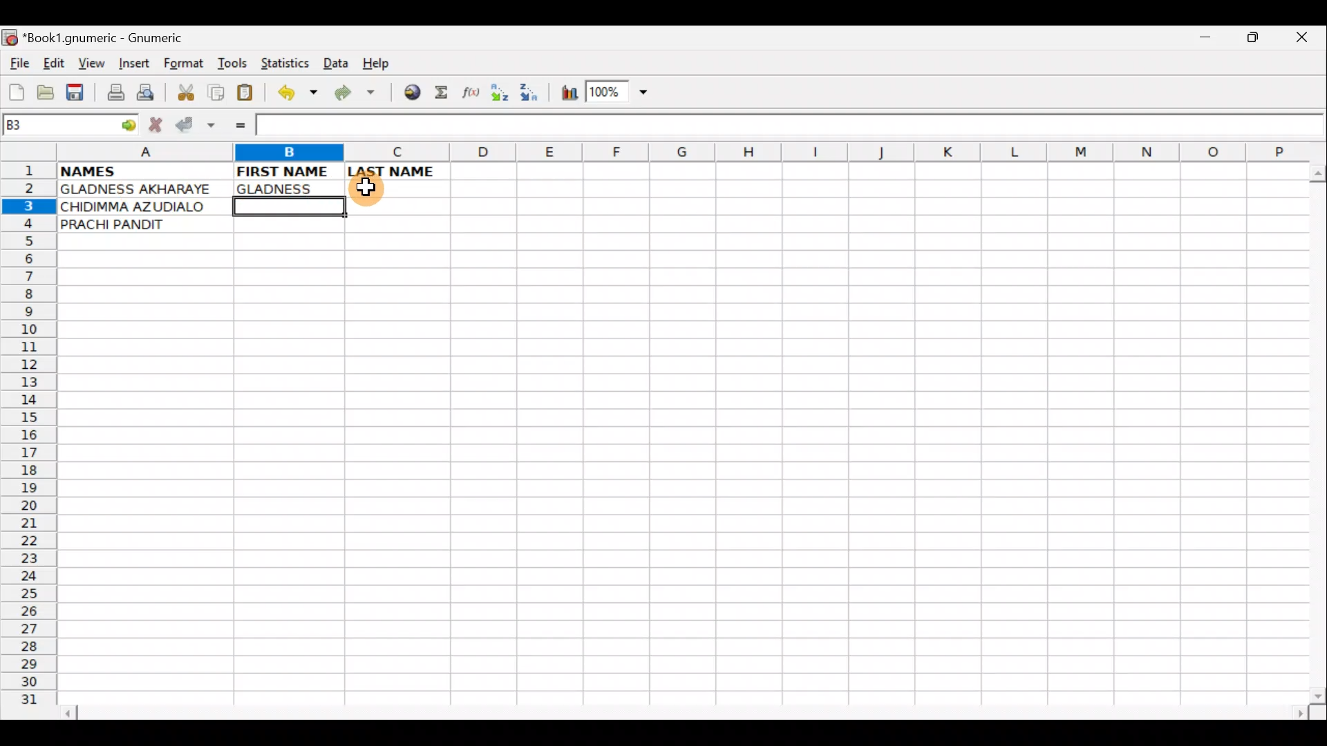 This screenshot has width=1327, height=746. What do you see at coordinates (10, 39) in the screenshot?
I see `Gnumeric logo` at bounding box center [10, 39].